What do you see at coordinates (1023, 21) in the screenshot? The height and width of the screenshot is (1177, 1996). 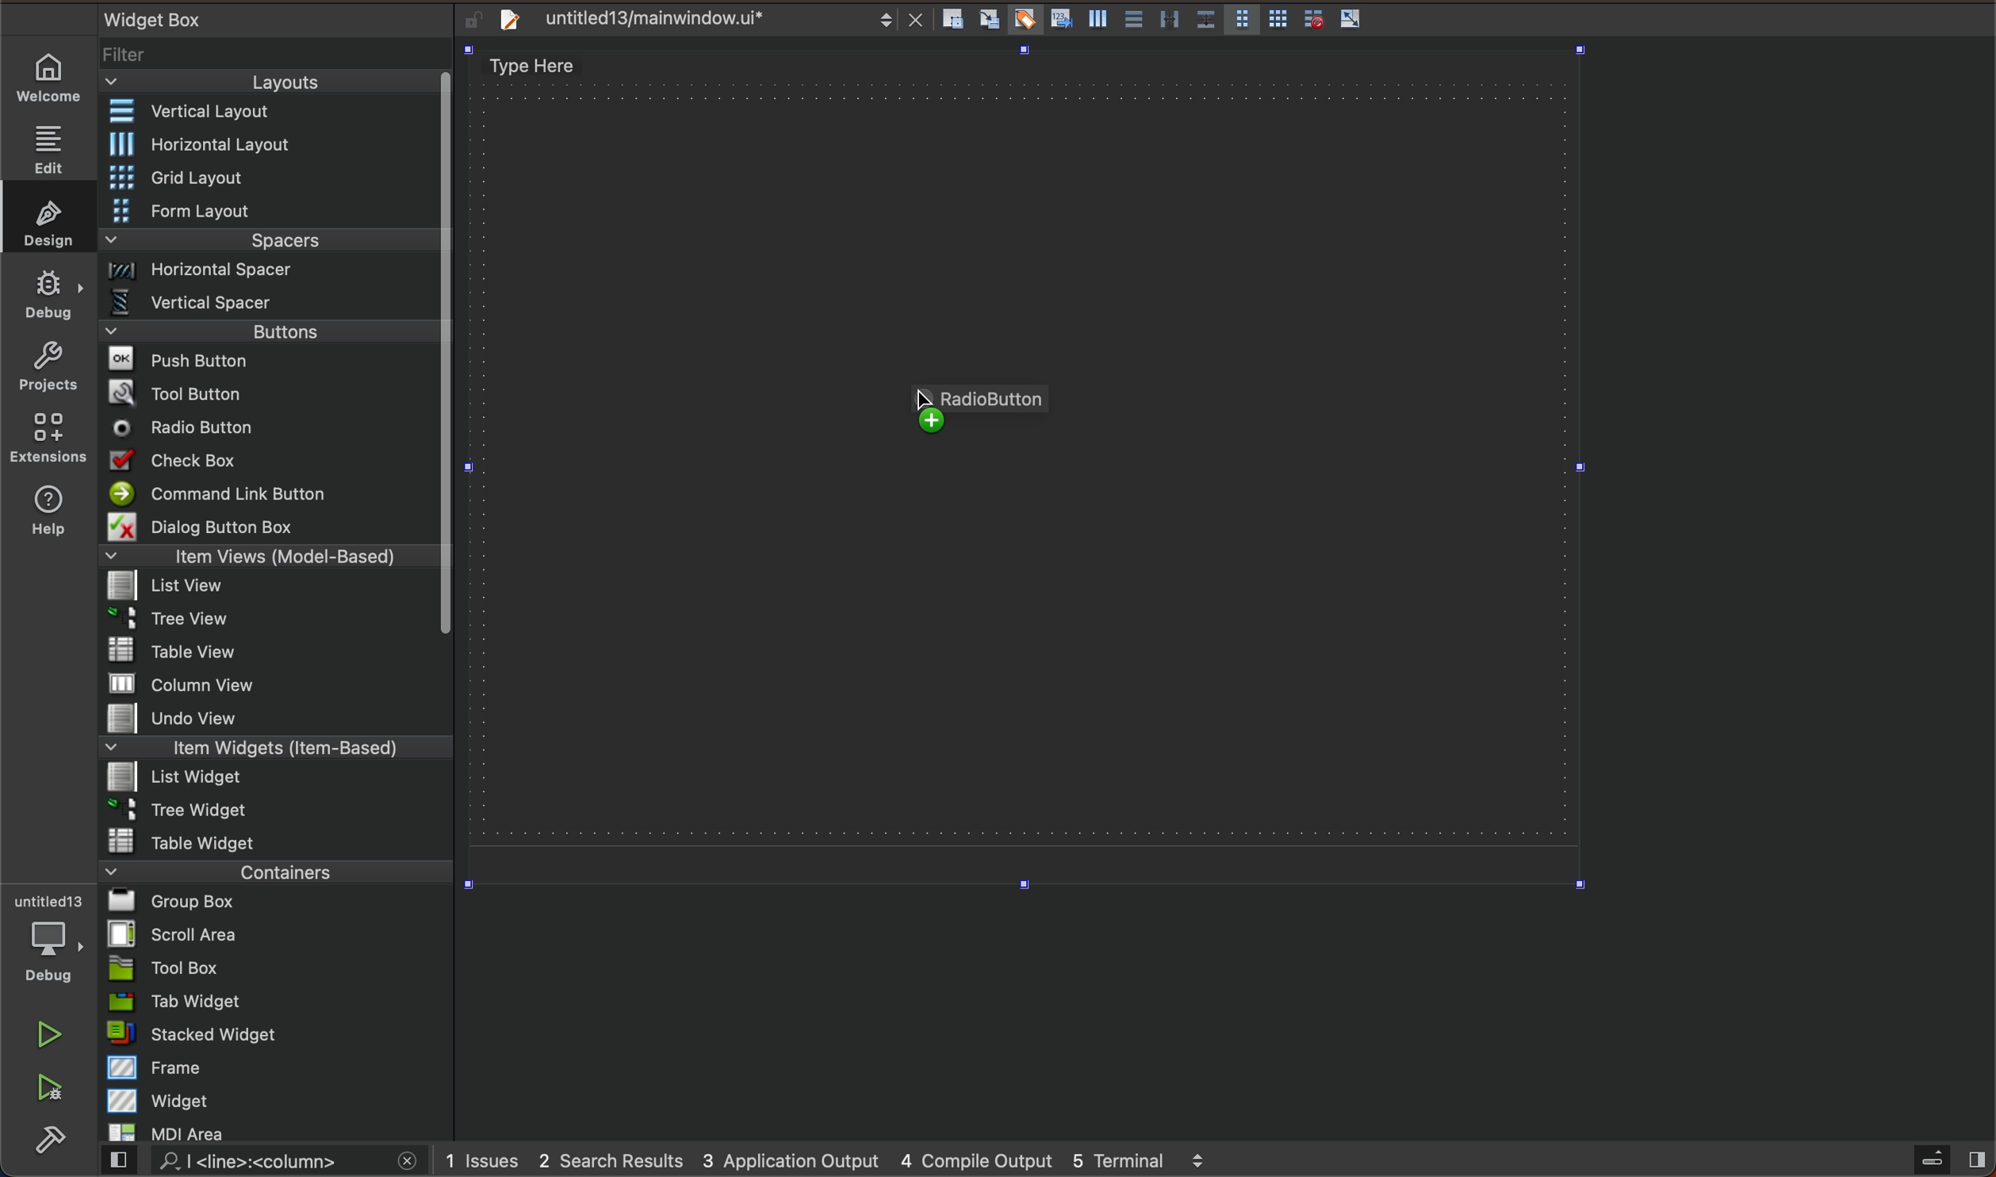 I see `` at bounding box center [1023, 21].